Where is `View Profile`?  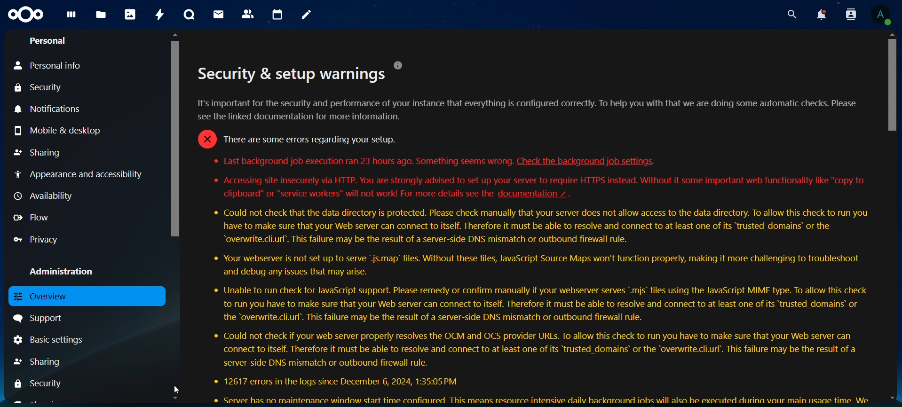 View Profile is located at coordinates (882, 15).